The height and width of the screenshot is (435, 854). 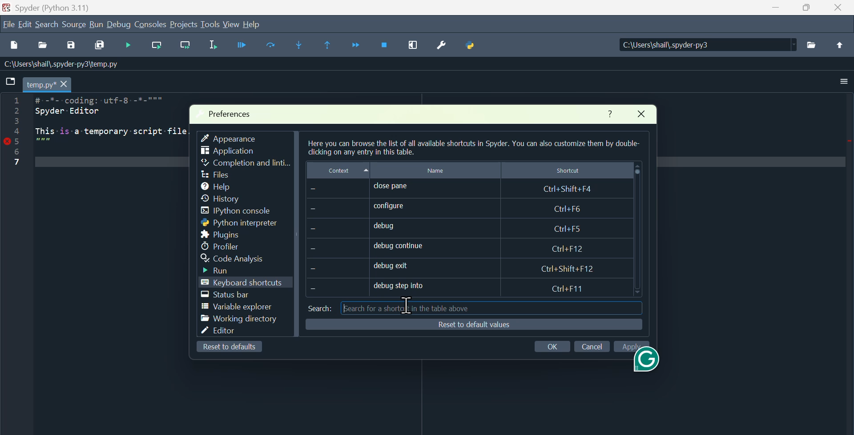 I want to click on Appearance, so click(x=235, y=137).